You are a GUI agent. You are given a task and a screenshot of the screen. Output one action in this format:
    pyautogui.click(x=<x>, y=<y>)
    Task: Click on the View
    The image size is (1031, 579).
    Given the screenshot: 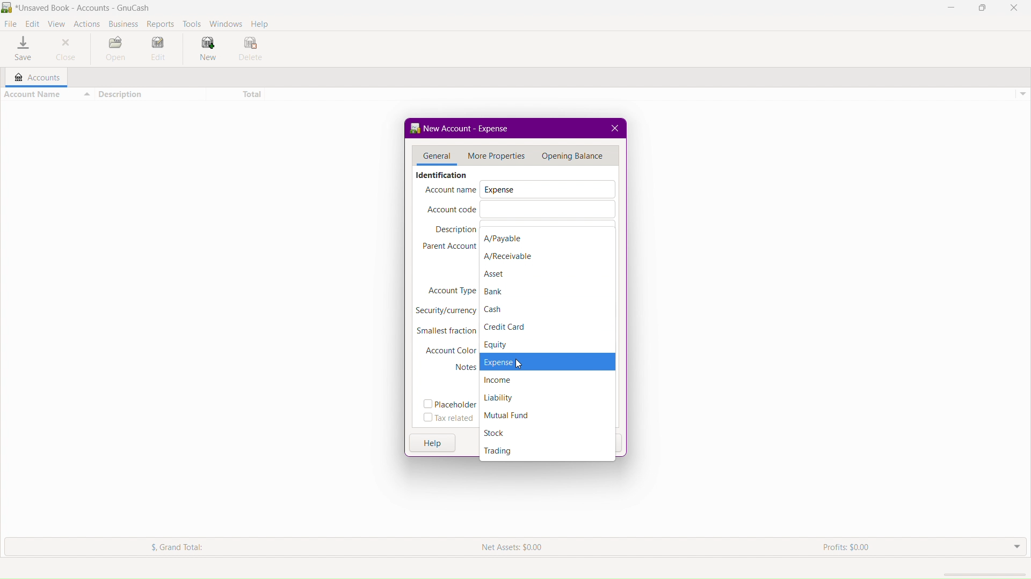 What is the action you would take?
    pyautogui.click(x=59, y=23)
    